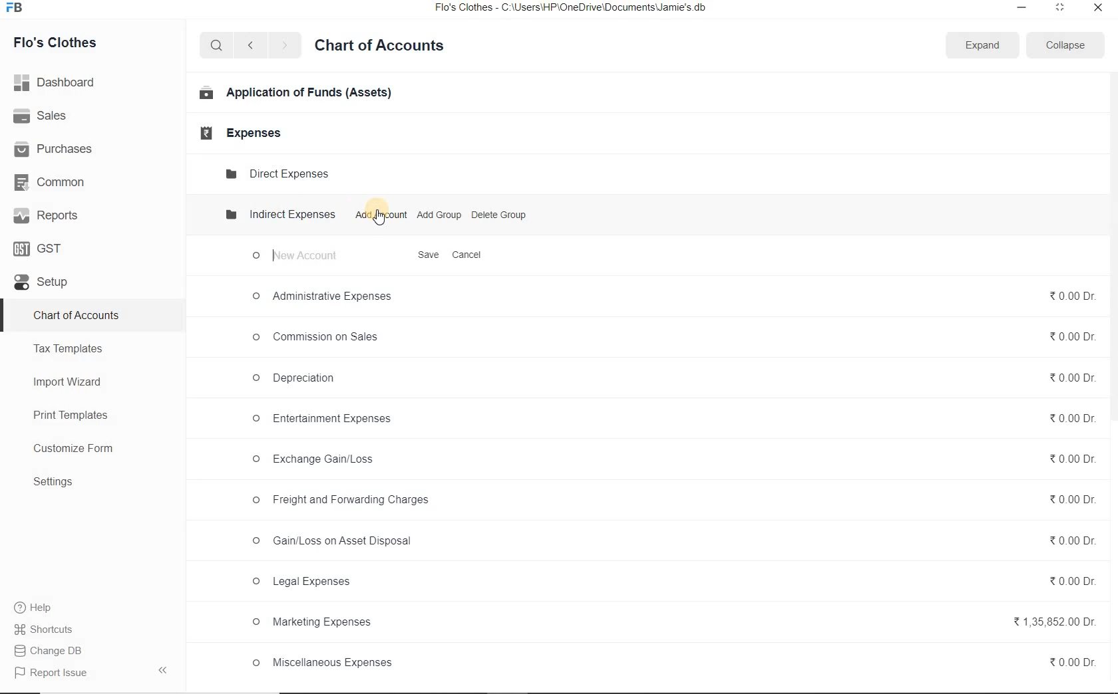 The width and height of the screenshot is (1118, 694). Describe the element at coordinates (1022, 9) in the screenshot. I see `minimize` at that location.